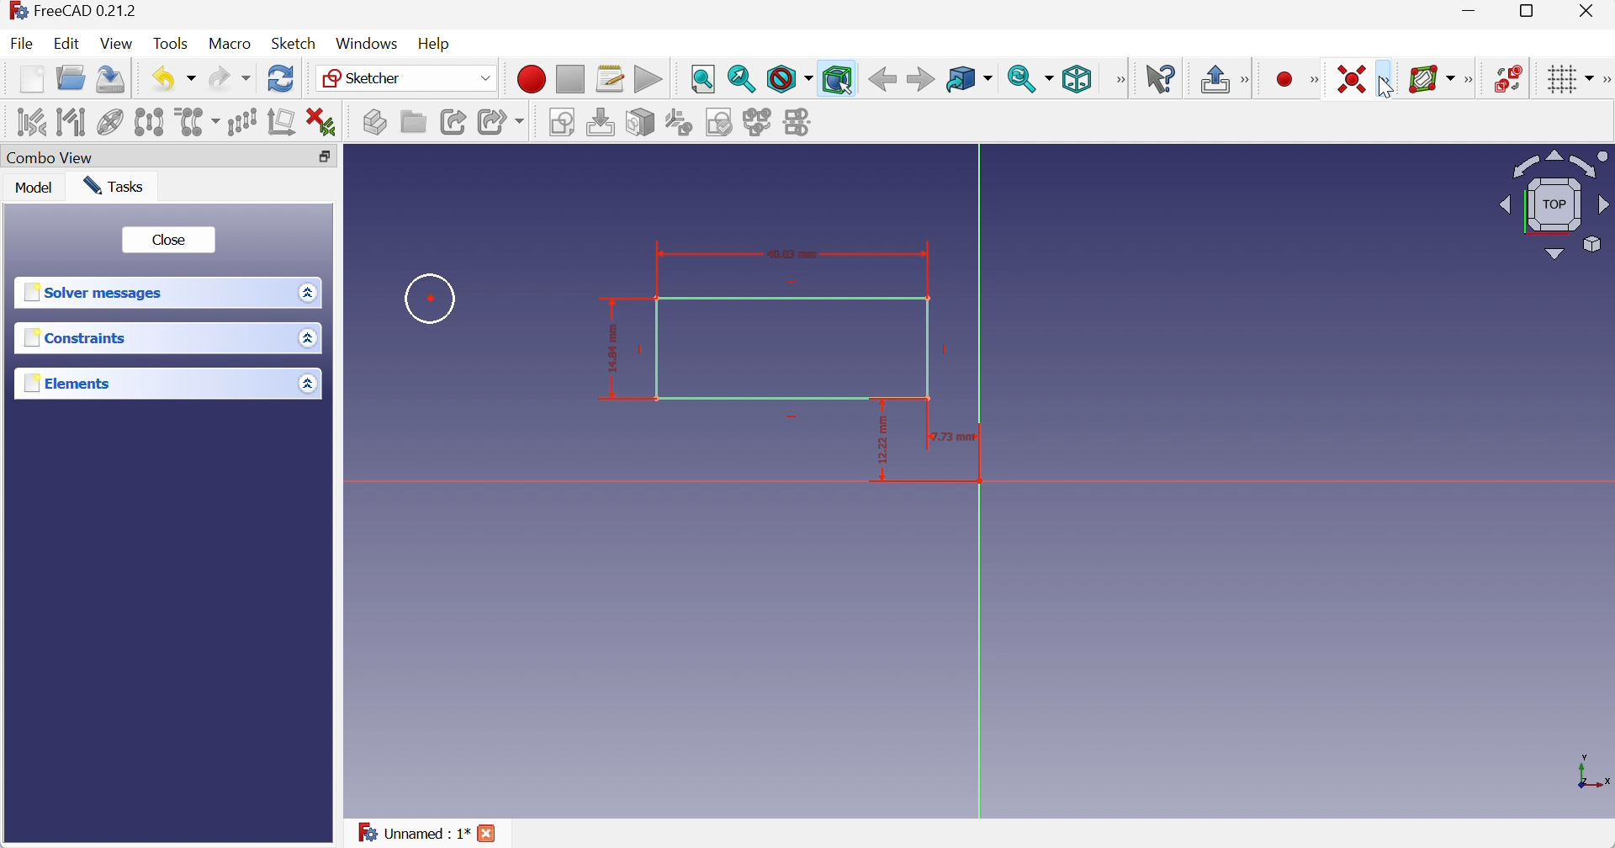 This screenshot has width=1615, height=848. What do you see at coordinates (322, 122) in the screenshot?
I see `Delete all constraints` at bounding box center [322, 122].